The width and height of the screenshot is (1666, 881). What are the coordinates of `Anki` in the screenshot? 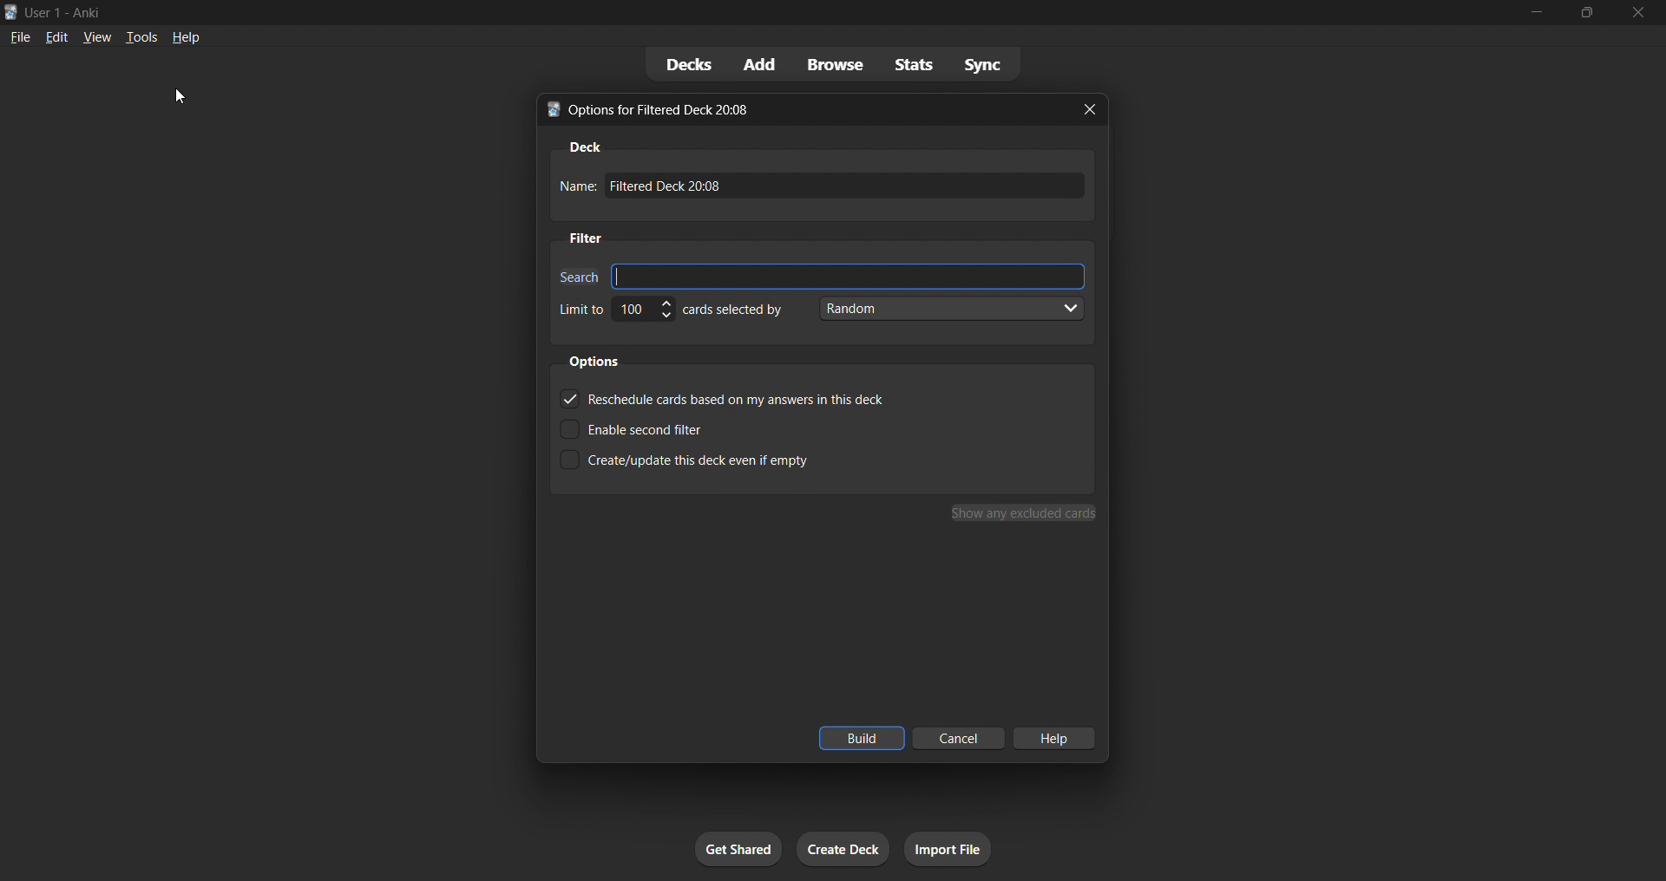 It's located at (86, 10).